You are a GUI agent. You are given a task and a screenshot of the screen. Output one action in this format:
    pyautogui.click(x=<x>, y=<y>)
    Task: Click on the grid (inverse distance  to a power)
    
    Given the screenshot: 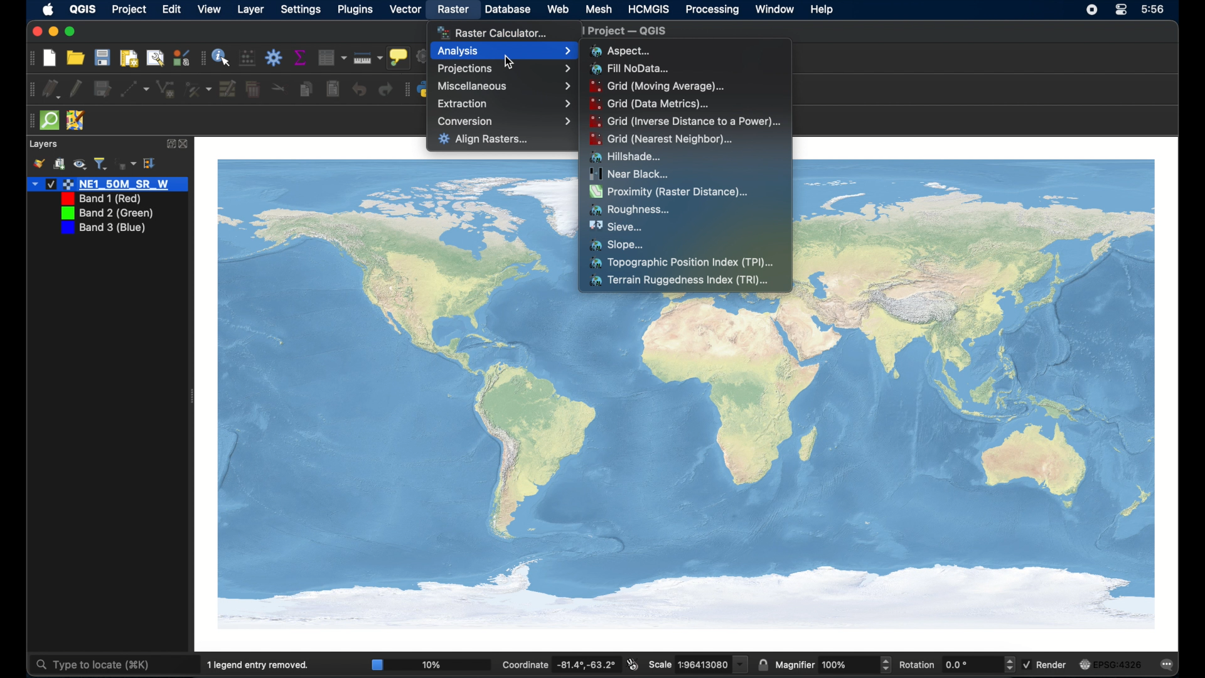 What is the action you would take?
    pyautogui.click(x=686, y=121)
    